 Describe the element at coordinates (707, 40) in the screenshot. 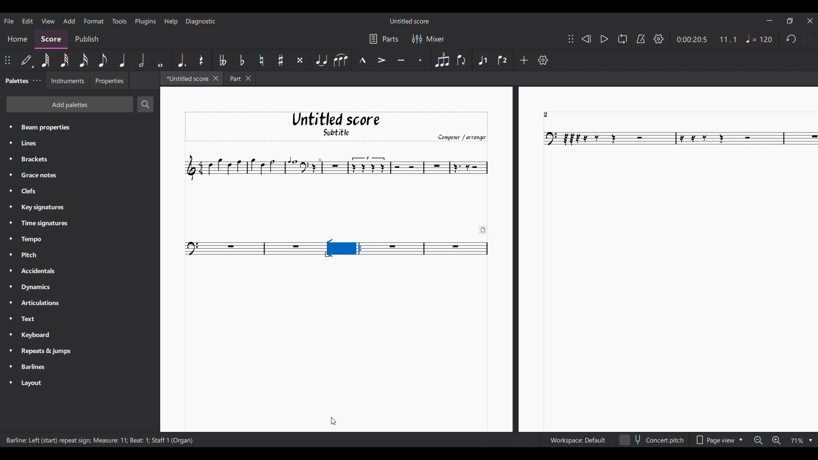

I see `Current duration and ratio` at that location.